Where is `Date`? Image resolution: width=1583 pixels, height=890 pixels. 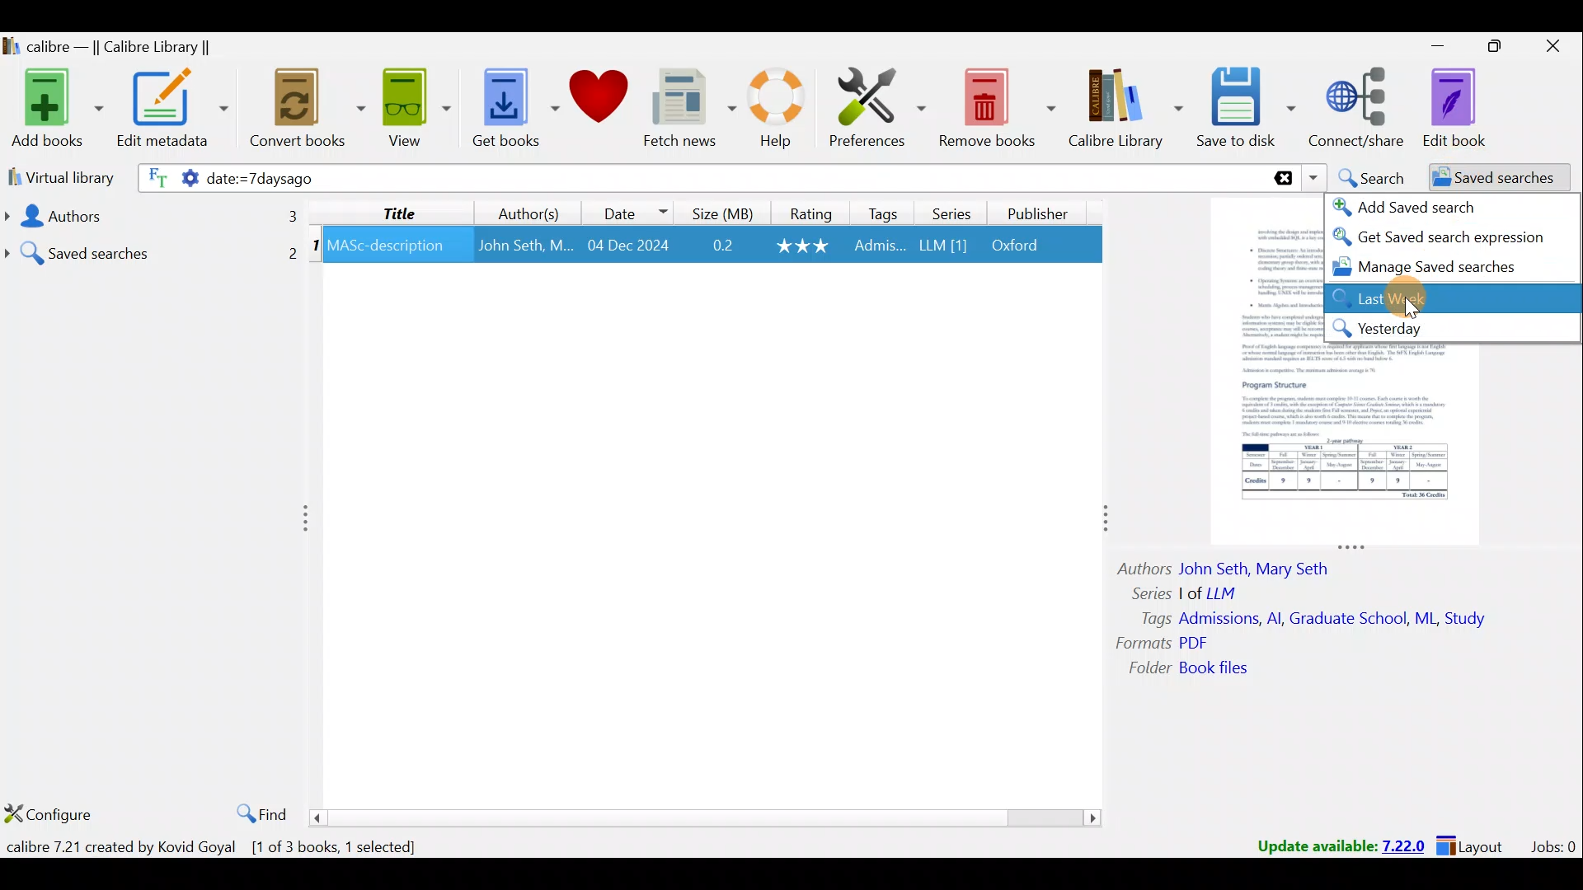
Date is located at coordinates (634, 210).